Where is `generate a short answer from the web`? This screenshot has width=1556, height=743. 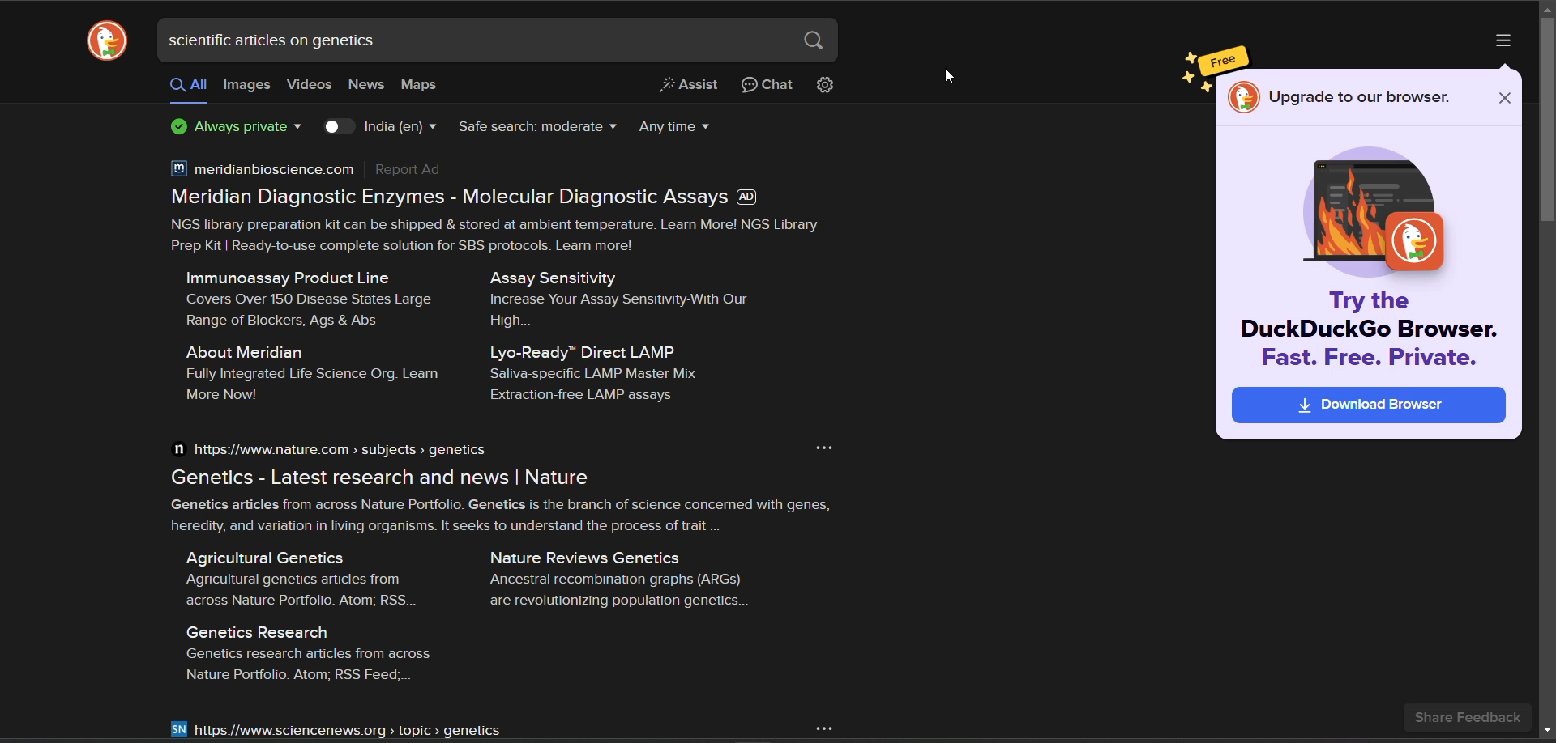 generate a short answer from the web is located at coordinates (691, 85).